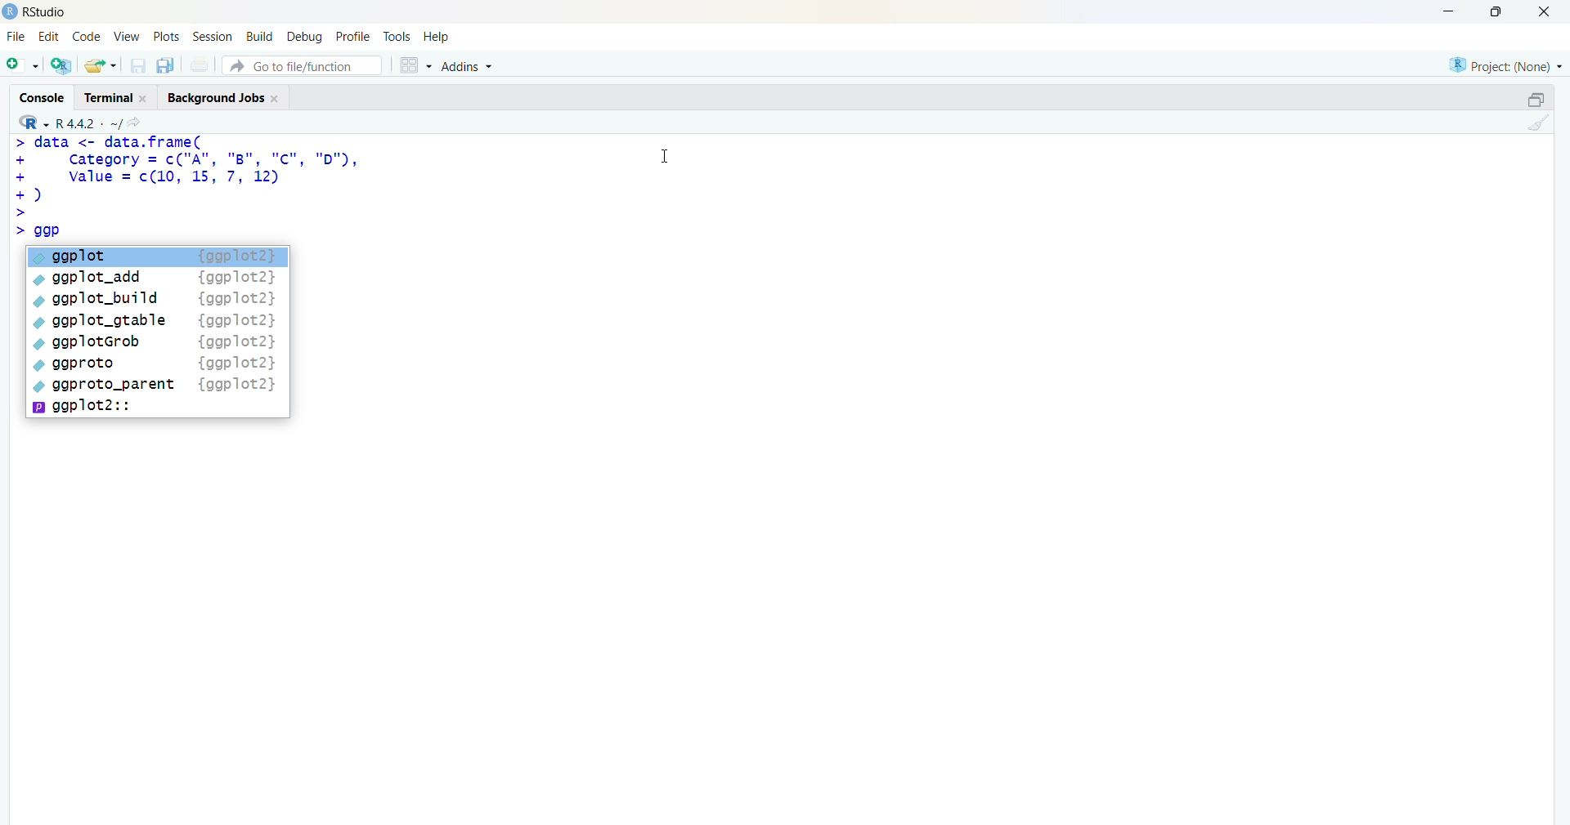 This screenshot has width=1570, height=825. What do you see at coordinates (138, 123) in the screenshot?
I see `go to directiory` at bounding box center [138, 123].